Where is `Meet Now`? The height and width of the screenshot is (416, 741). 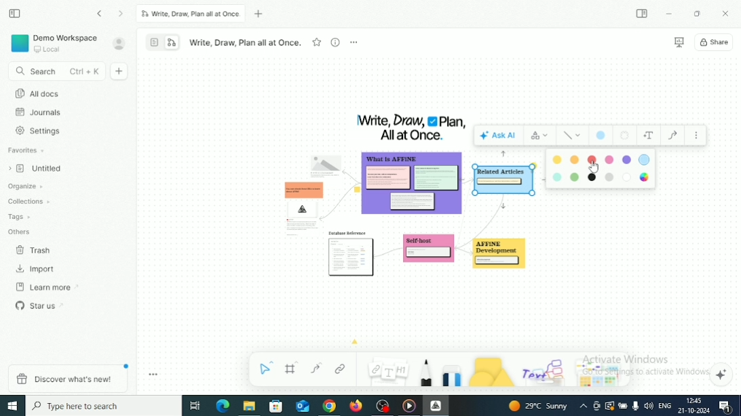
Meet Now is located at coordinates (597, 406).